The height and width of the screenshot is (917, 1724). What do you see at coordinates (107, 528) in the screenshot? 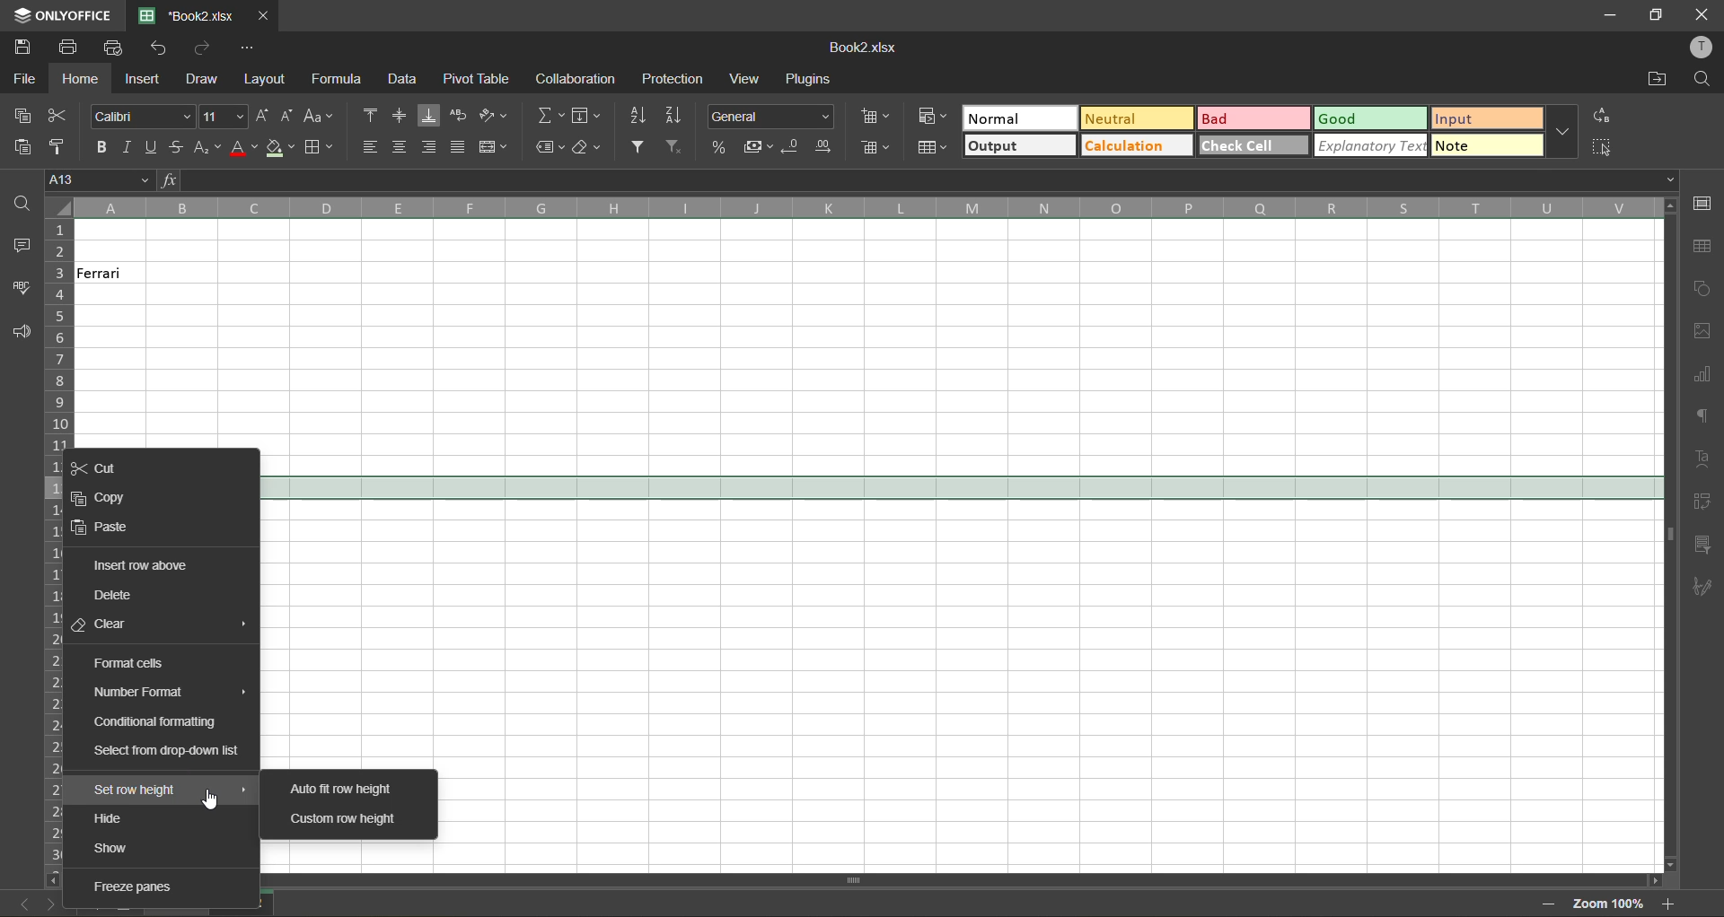
I see `paste` at bounding box center [107, 528].